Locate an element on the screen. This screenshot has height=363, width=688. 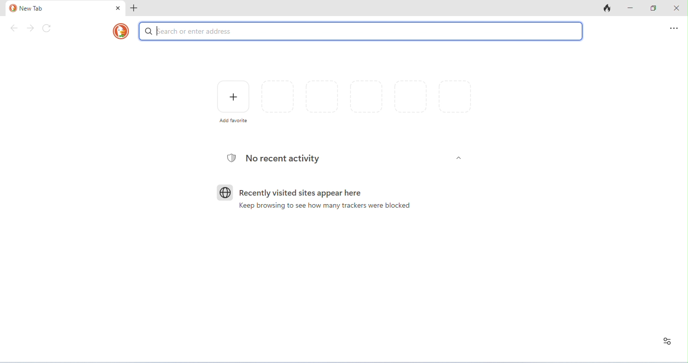
close tab is located at coordinates (134, 9).